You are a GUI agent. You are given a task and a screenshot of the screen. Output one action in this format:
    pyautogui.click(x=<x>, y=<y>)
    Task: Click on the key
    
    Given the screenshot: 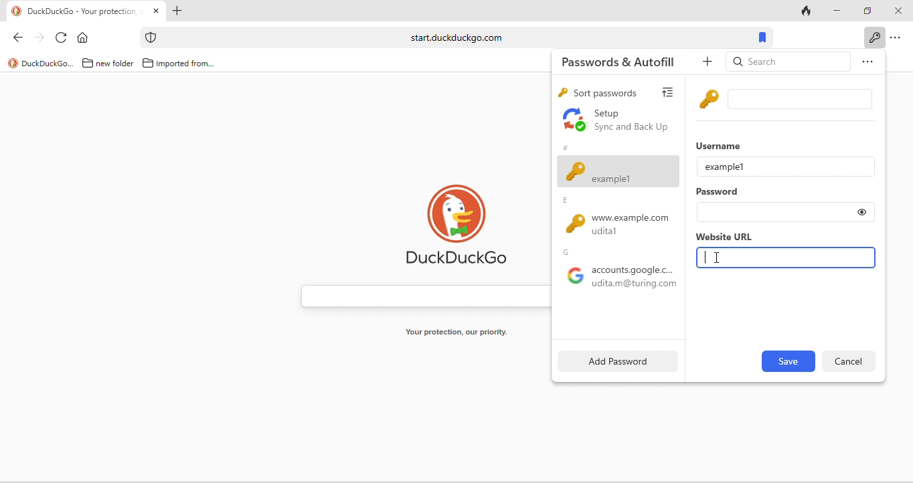 What is the action you would take?
    pyautogui.click(x=562, y=94)
    